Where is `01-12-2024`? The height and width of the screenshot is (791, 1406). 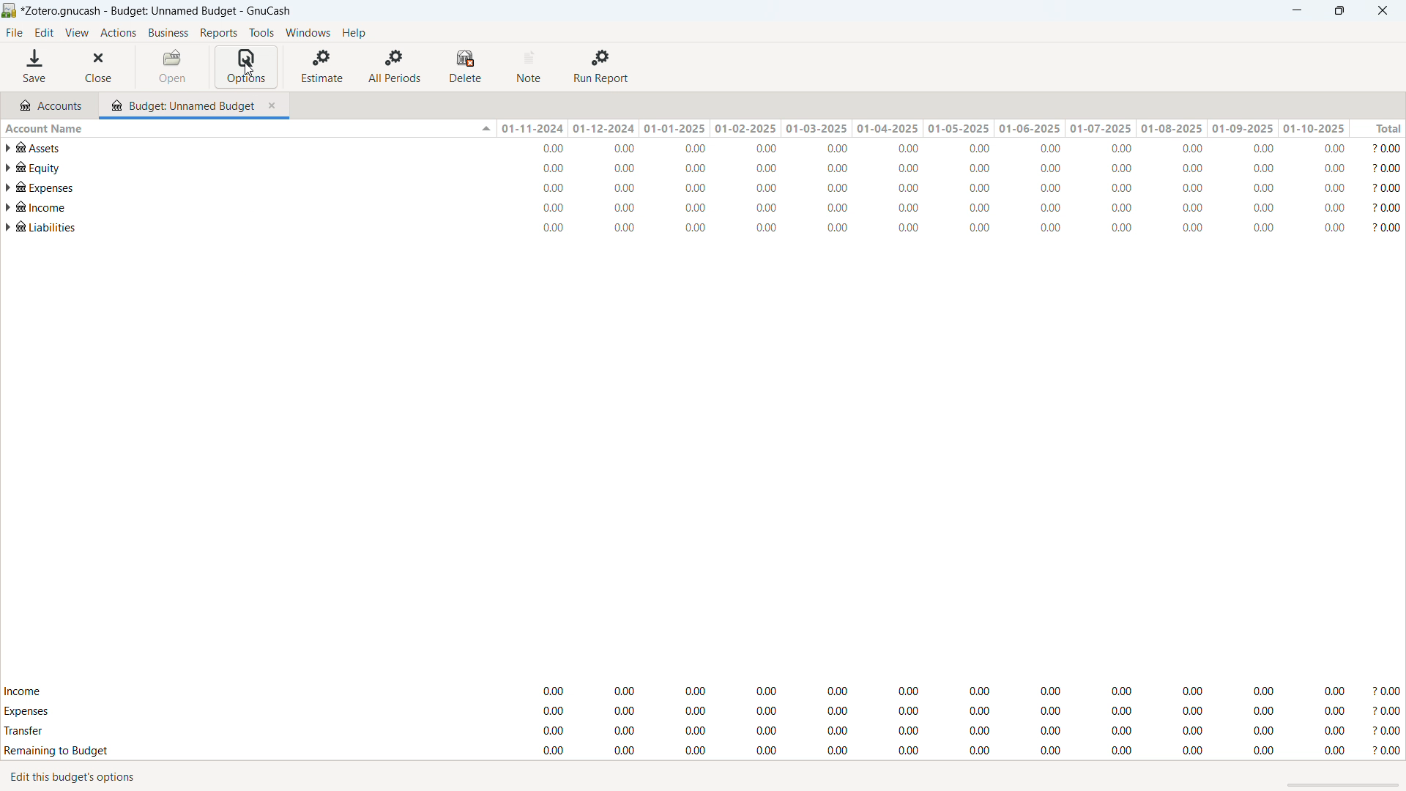 01-12-2024 is located at coordinates (606, 128).